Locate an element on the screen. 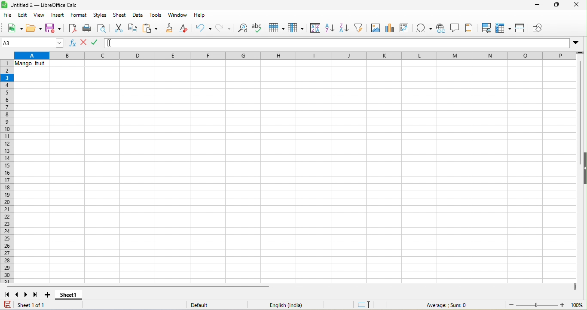  drag to view next columns is located at coordinates (576, 287).